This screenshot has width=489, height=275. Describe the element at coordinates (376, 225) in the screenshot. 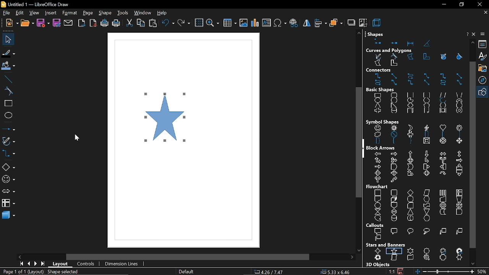

I see `callouts` at that location.